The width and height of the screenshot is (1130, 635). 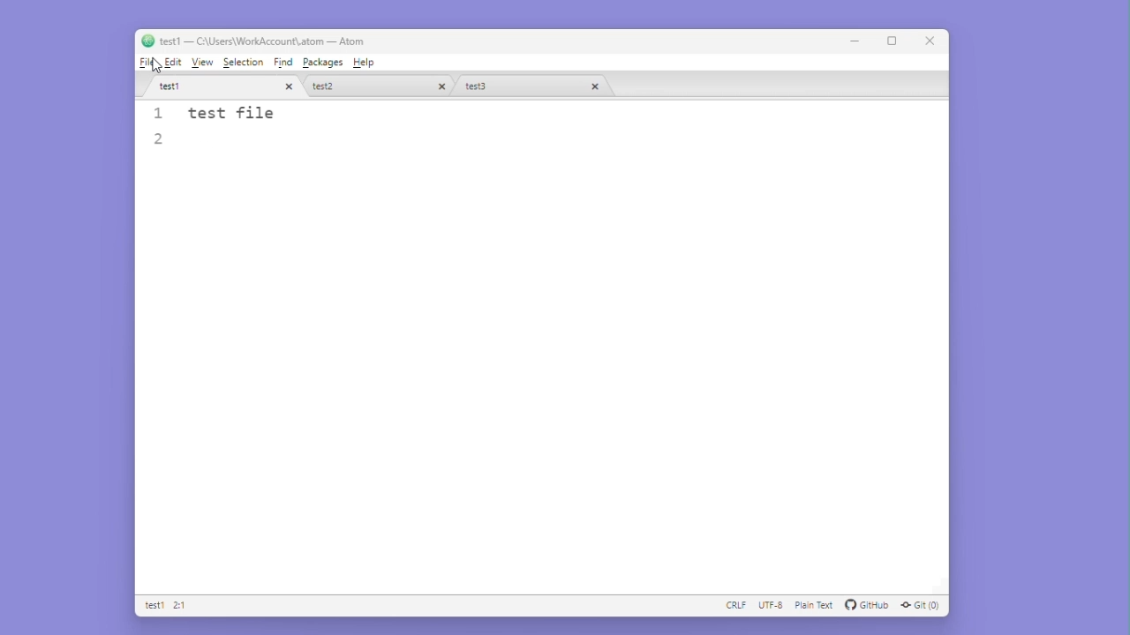 What do you see at coordinates (154, 605) in the screenshot?
I see `Test 1` at bounding box center [154, 605].